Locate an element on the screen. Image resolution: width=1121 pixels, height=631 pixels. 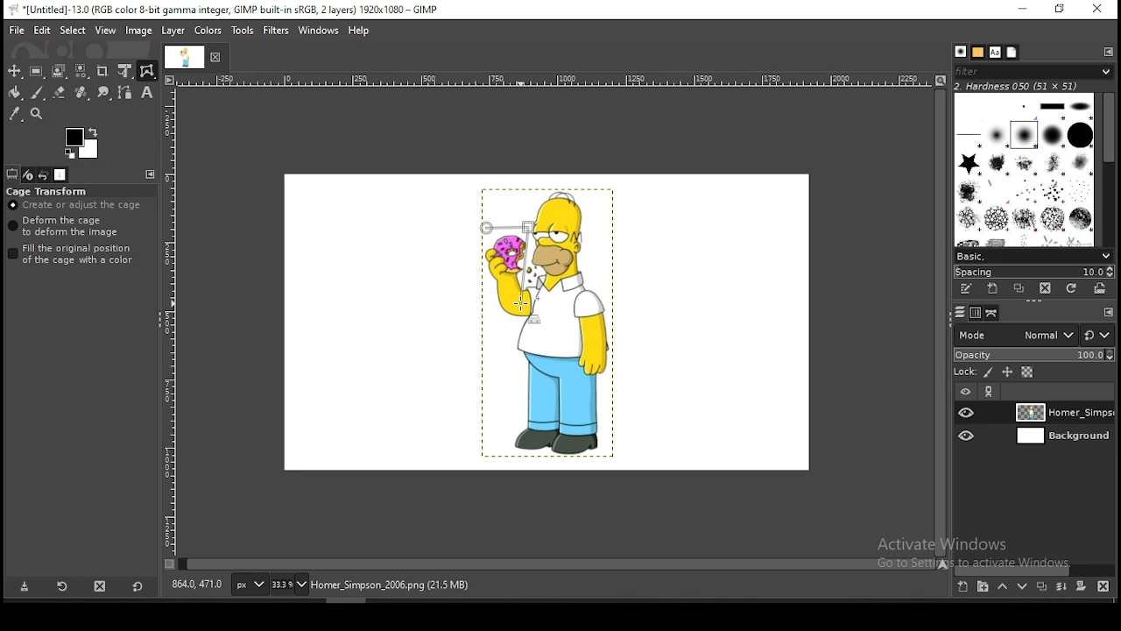
paths tool is located at coordinates (124, 92).